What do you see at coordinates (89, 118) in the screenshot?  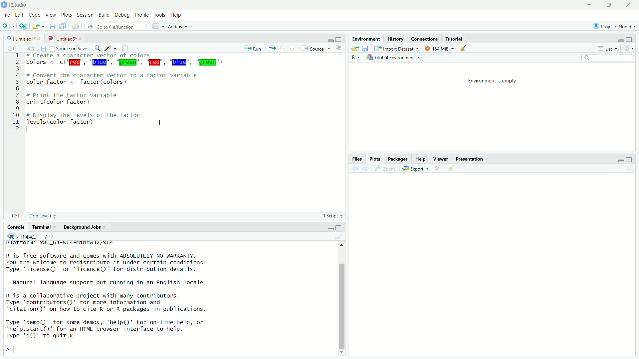 I see `# Display the levels of the factor
levels (color Factor)` at bounding box center [89, 118].